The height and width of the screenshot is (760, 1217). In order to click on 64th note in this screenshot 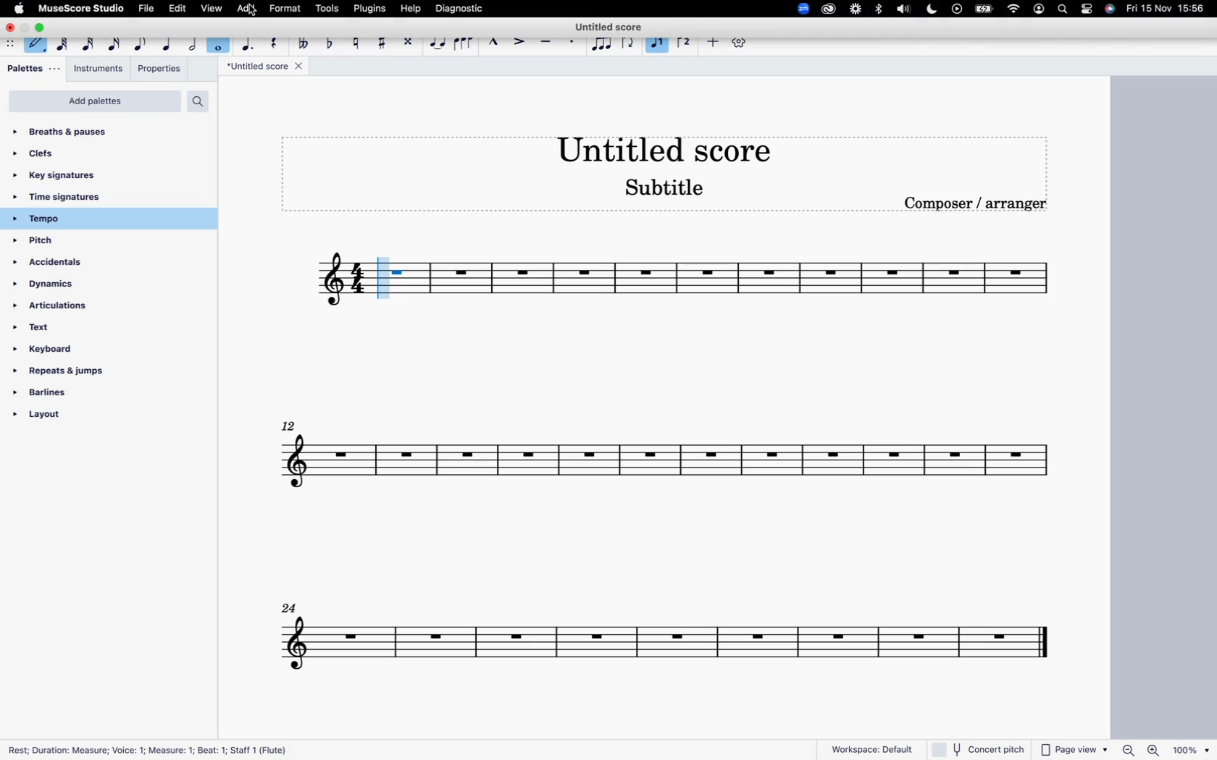, I will do `click(58, 44)`.